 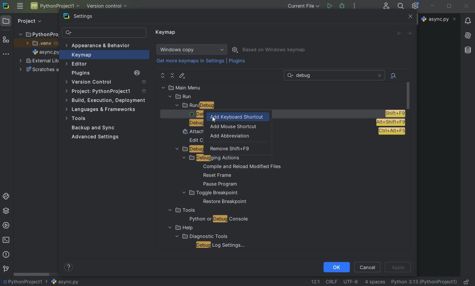 I want to click on compile and reload modified files, so click(x=242, y=167).